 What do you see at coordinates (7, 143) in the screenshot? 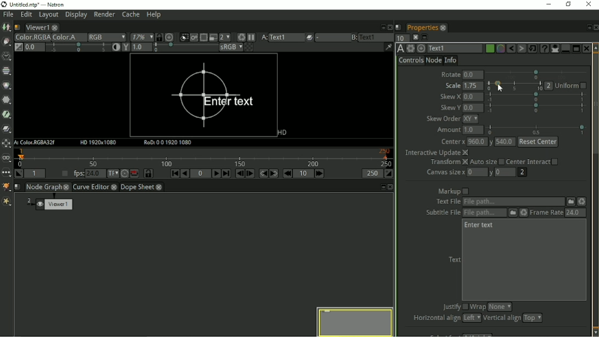
I see `Transform` at bounding box center [7, 143].